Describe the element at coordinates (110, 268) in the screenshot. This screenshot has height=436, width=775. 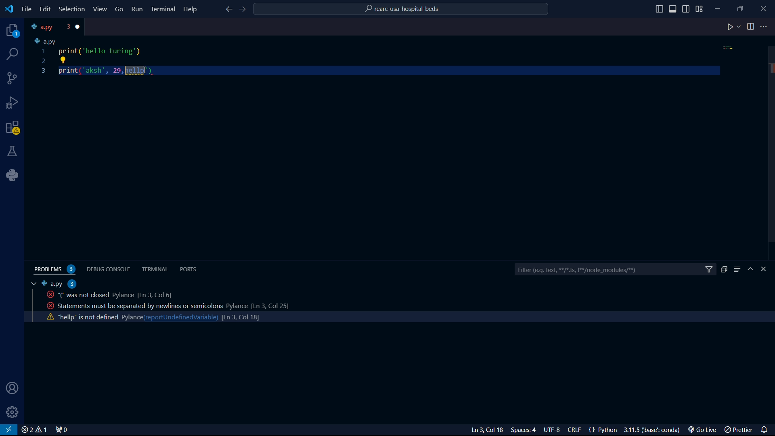
I see `debug console` at that location.